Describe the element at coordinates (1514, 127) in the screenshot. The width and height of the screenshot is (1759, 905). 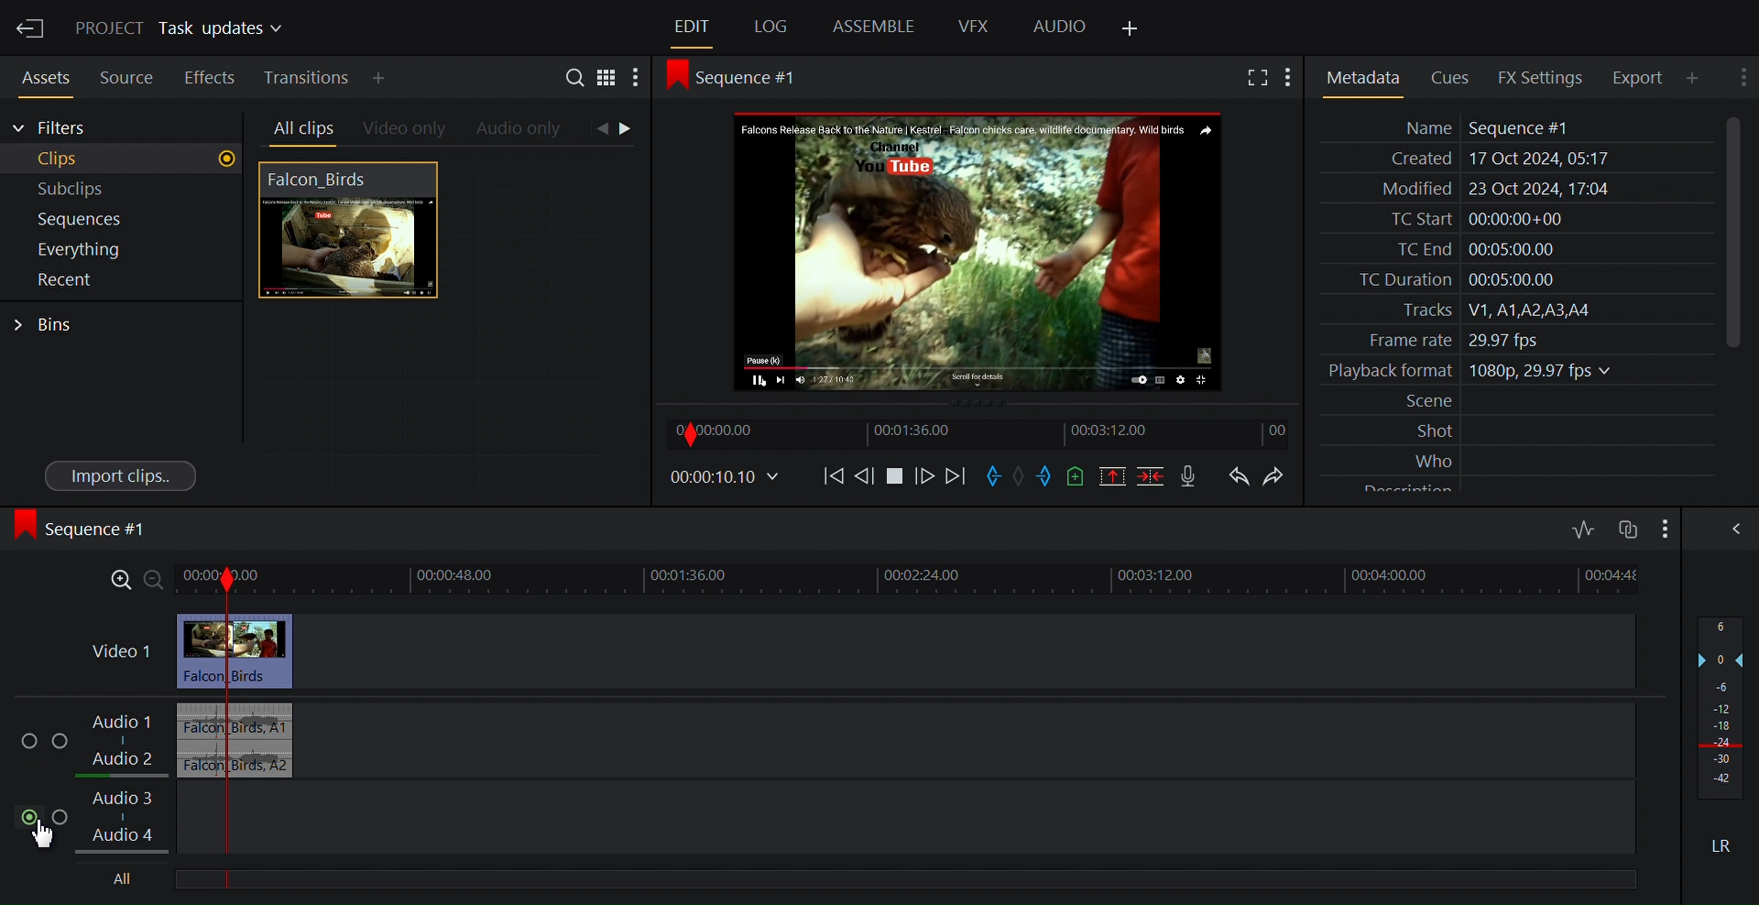
I see `Name` at that location.